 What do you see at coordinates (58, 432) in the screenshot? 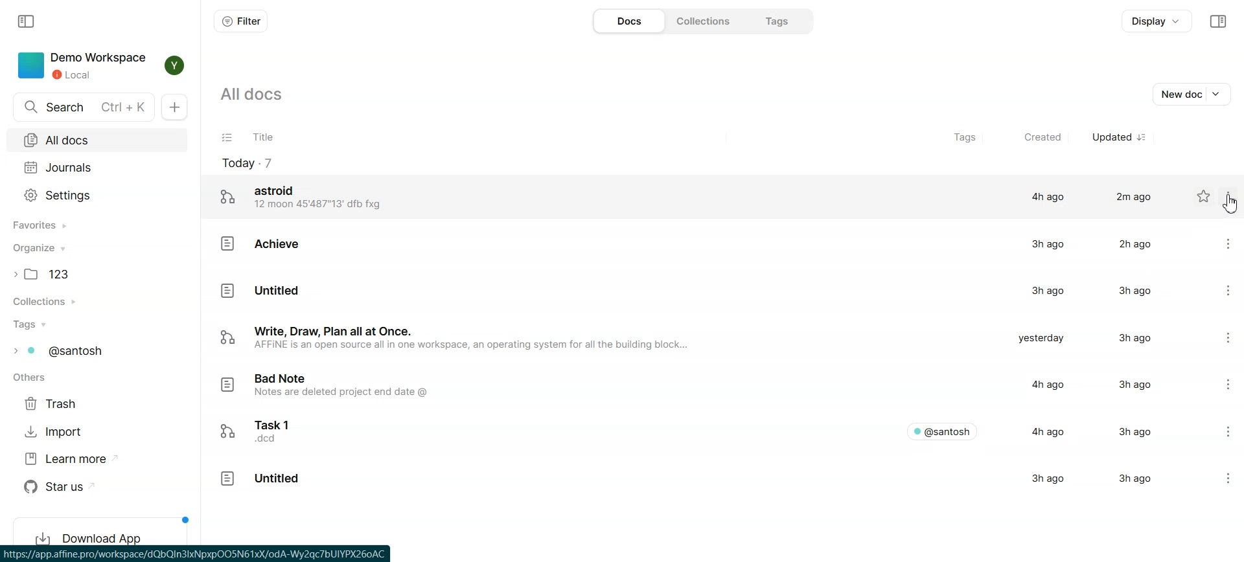
I see `Import` at bounding box center [58, 432].